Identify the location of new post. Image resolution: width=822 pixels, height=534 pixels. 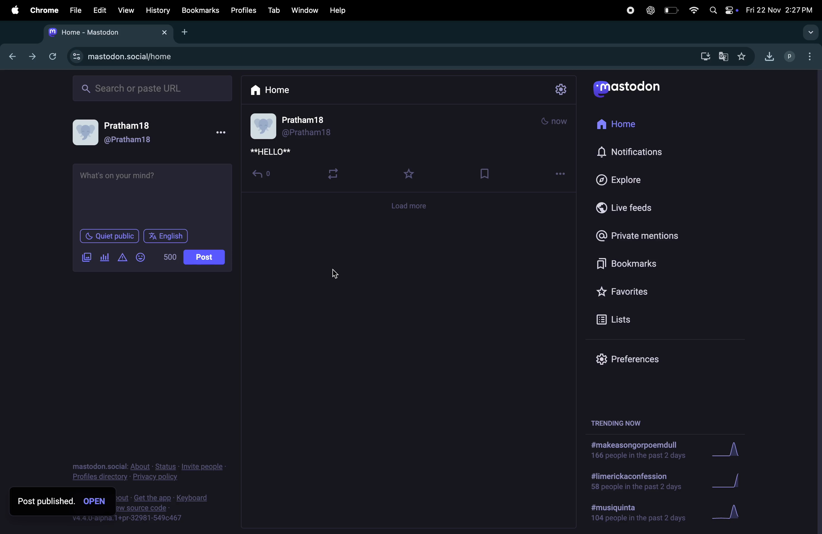
(280, 151).